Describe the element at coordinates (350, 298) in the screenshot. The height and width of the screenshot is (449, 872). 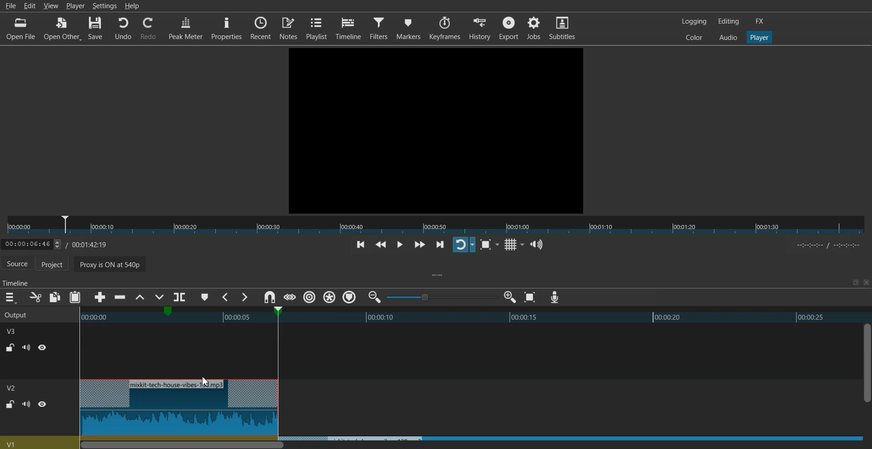
I see `Ripple Tracks` at that location.